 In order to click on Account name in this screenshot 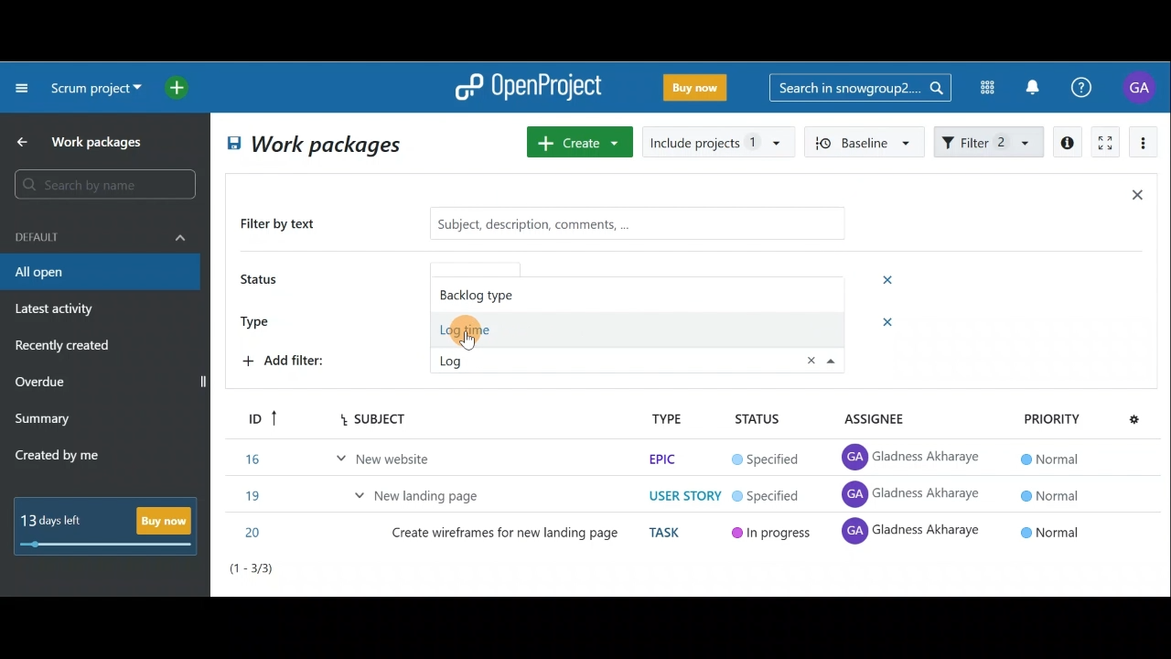, I will do `click(1142, 87)`.